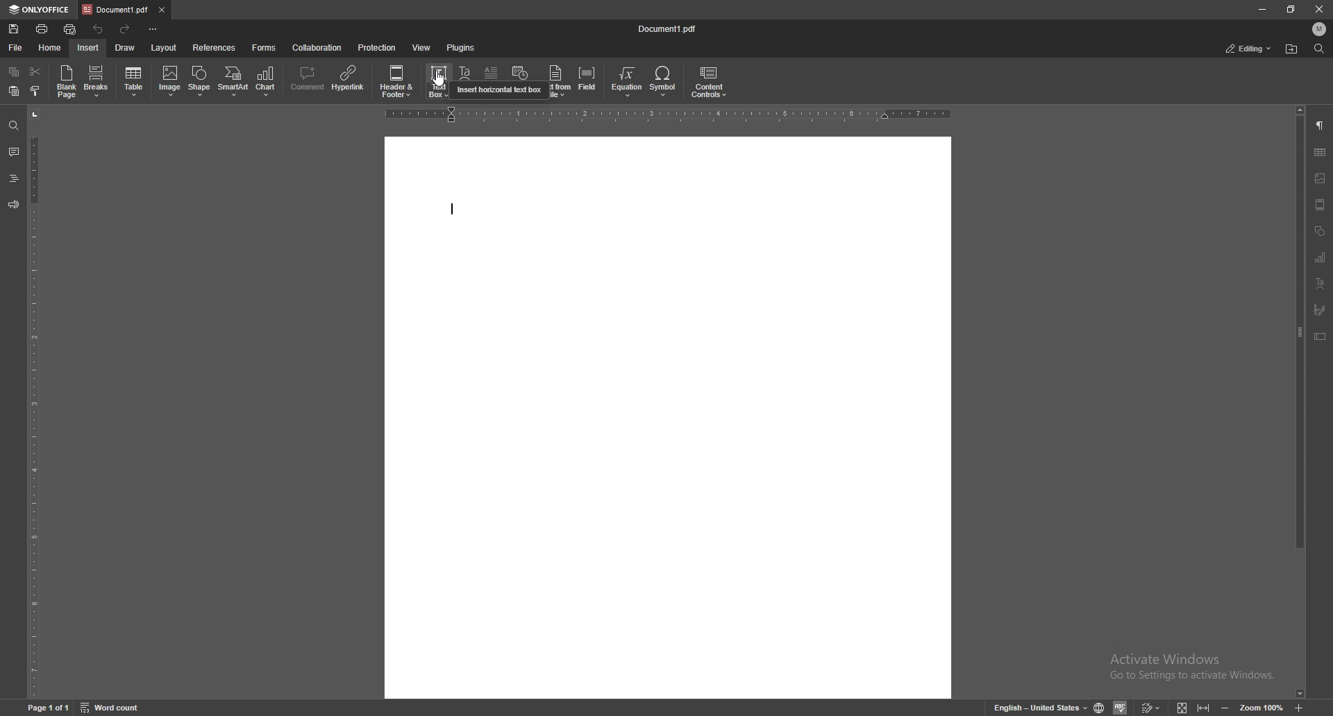 The height and width of the screenshot is (716, 1333). I want to click on customize toolbar, so click(152, 28).